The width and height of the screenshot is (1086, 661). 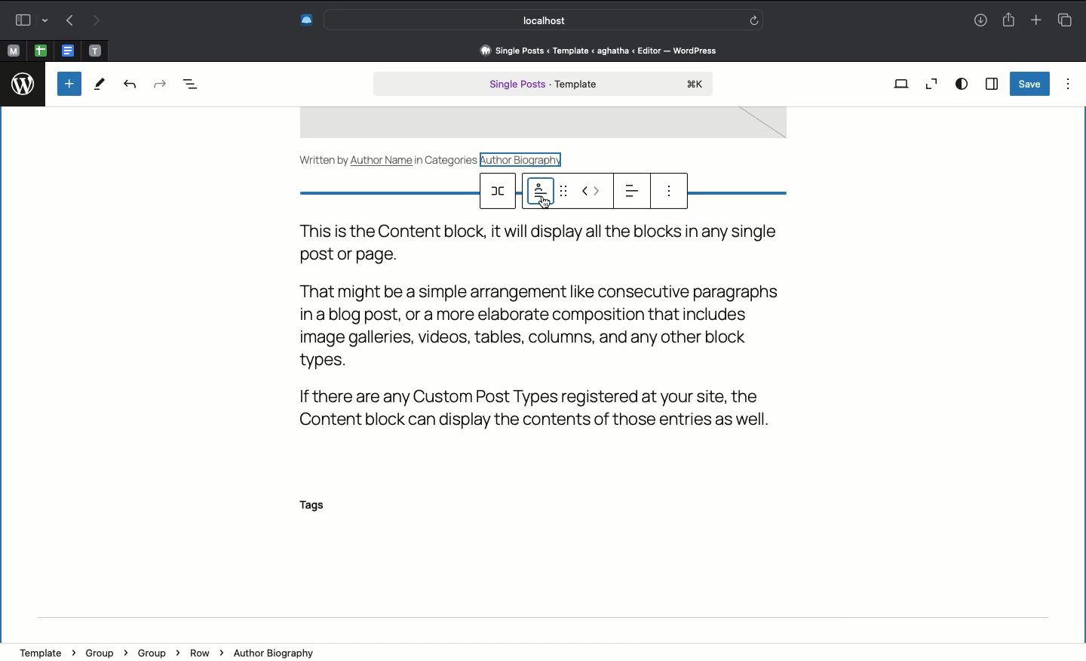 What do you see at coordinates (104, 651) in the screenshot?
I see `Group` at bounding box center [104, 651].